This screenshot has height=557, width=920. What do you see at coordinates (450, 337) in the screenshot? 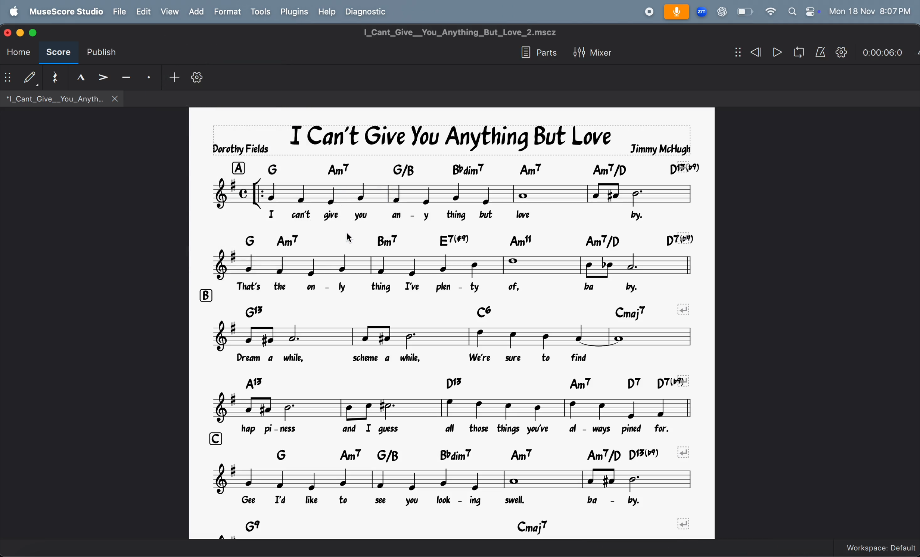
I see `notes` at bounding box center [450, 337].